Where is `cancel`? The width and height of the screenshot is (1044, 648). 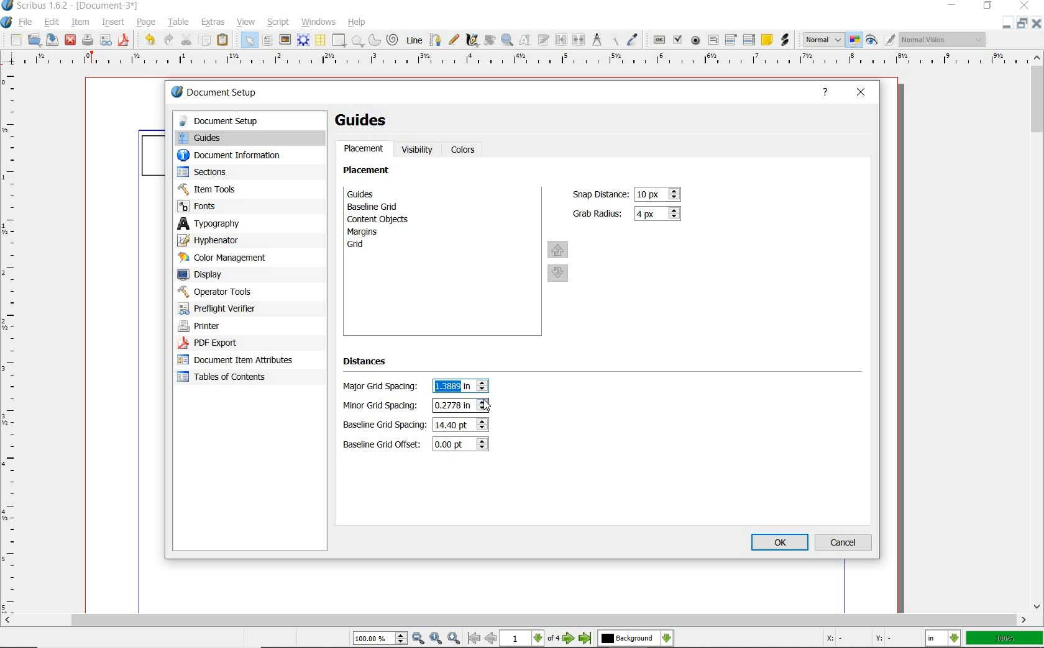
cancel is located at coordinates (844, 542).